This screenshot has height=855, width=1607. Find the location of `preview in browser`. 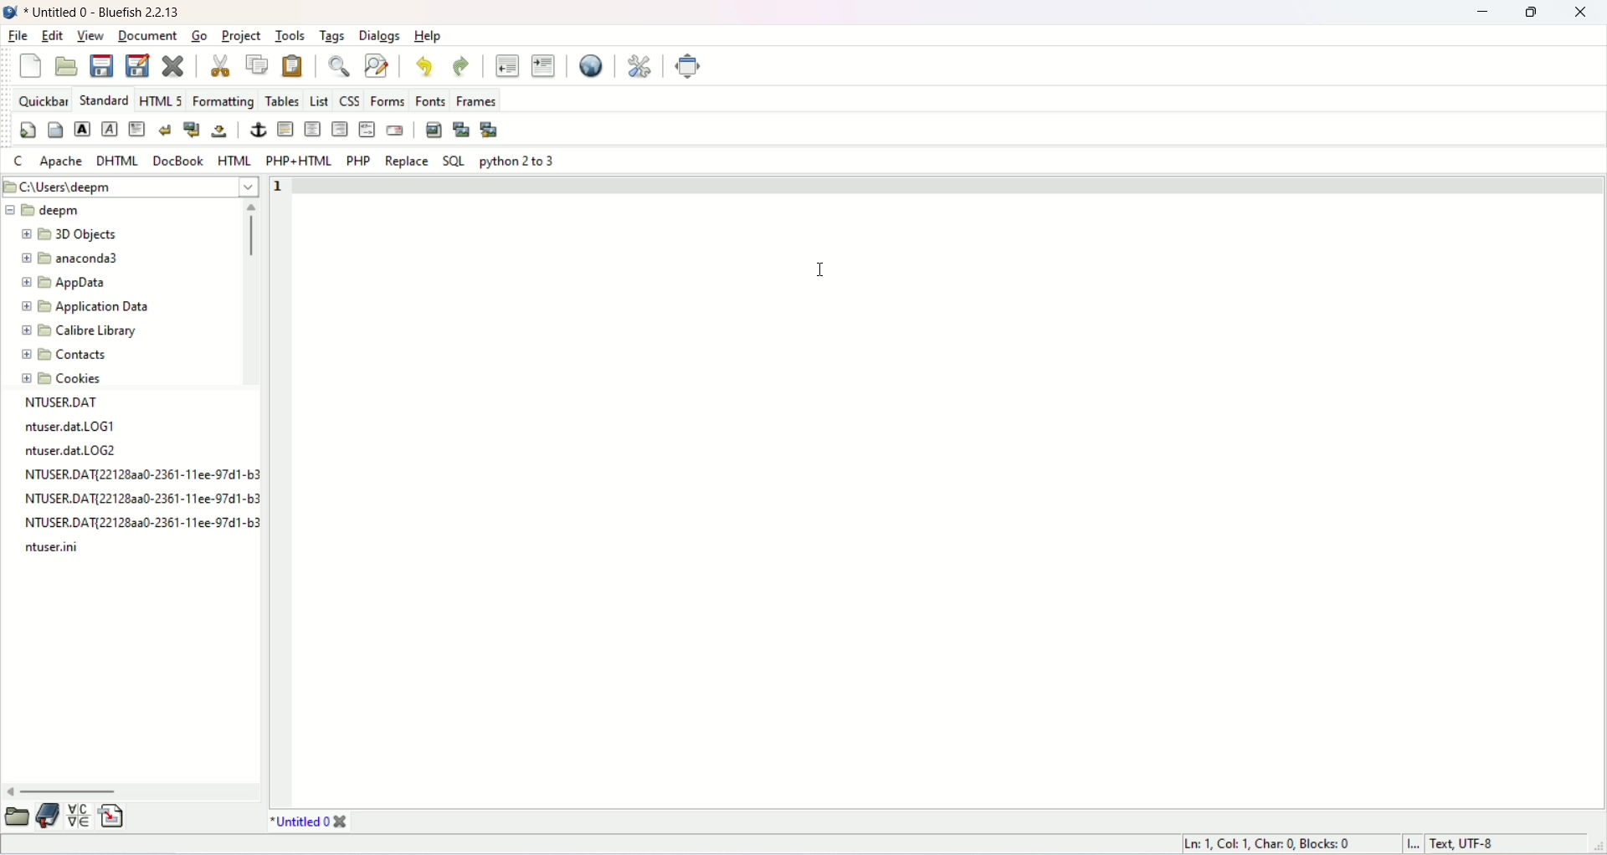

preview in browser is located at coordinates (583, 66).